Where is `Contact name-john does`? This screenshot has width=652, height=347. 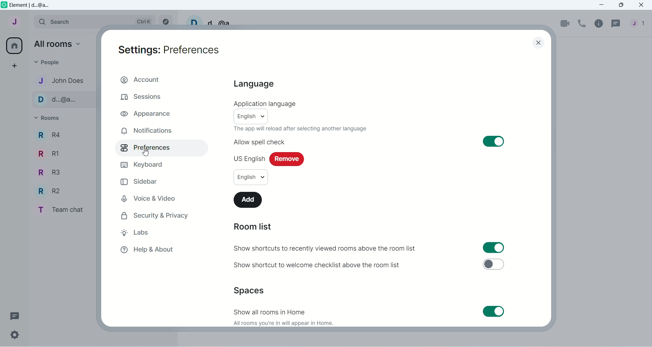
Contact name-john does is located at coordinates (62, 81).